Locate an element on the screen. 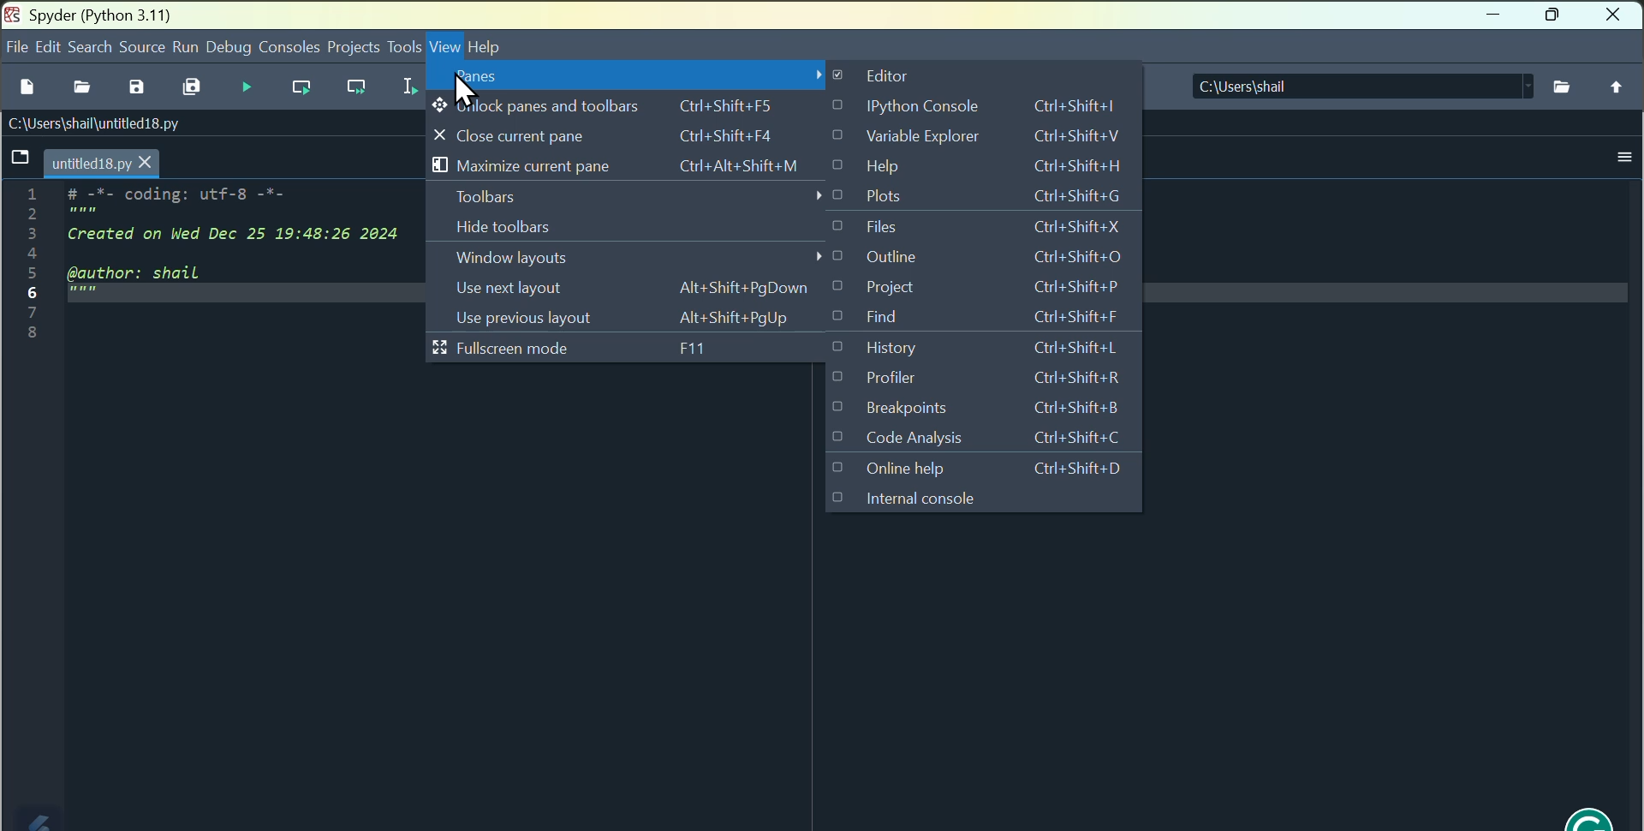 The image size is (1644, 831). Close current pane is located at coordinates (643, 136).